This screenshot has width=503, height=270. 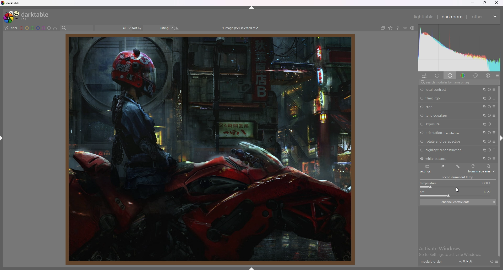 What do you see at coordinates (459, 48) in the screenshot?
I see `heat map` at bounding box center [459, 48].